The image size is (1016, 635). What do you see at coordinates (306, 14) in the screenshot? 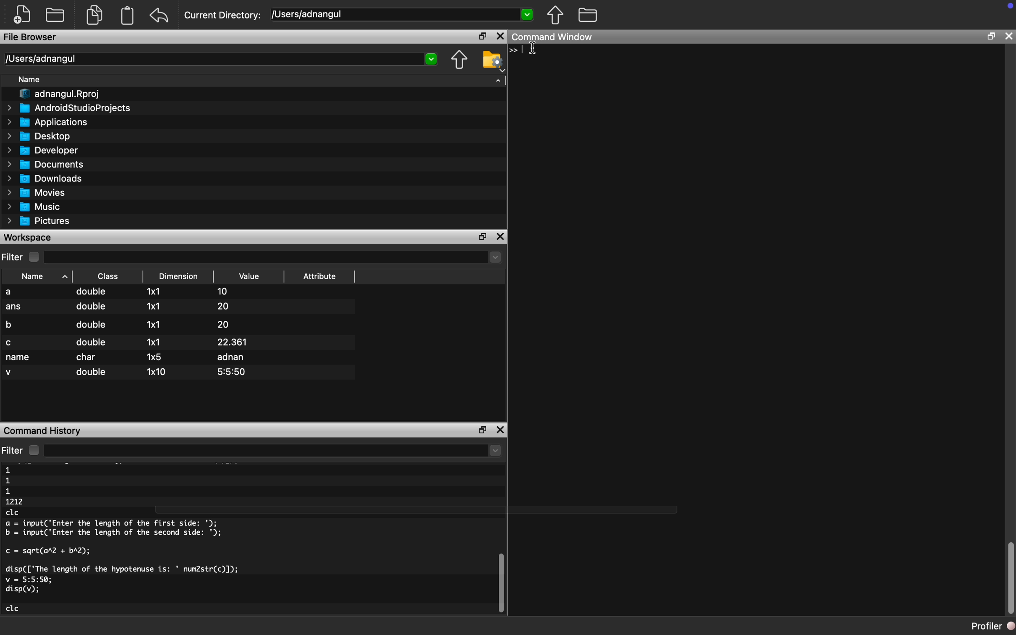
I see `/Users/adnangul` at bounding box center [306, 14].